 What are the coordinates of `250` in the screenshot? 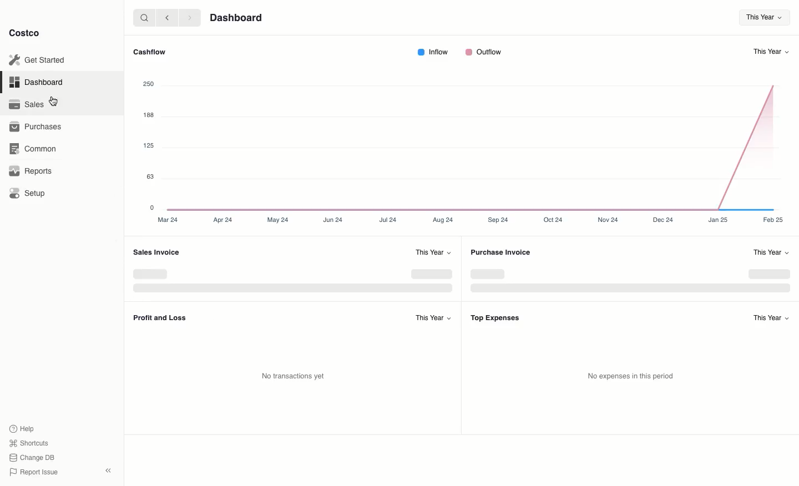 It's located at (149, 84).